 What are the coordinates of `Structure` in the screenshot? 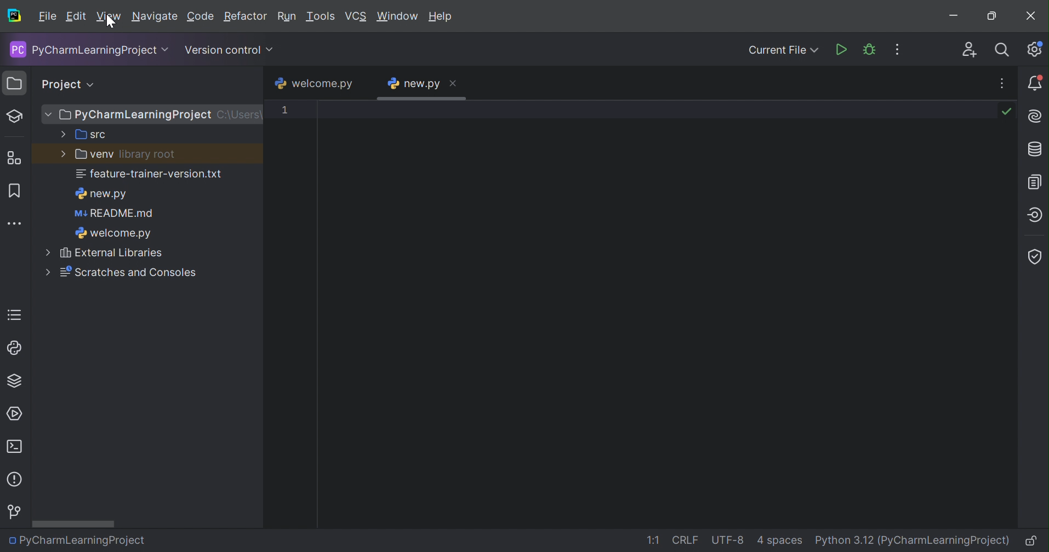 It's located at (14, 158).